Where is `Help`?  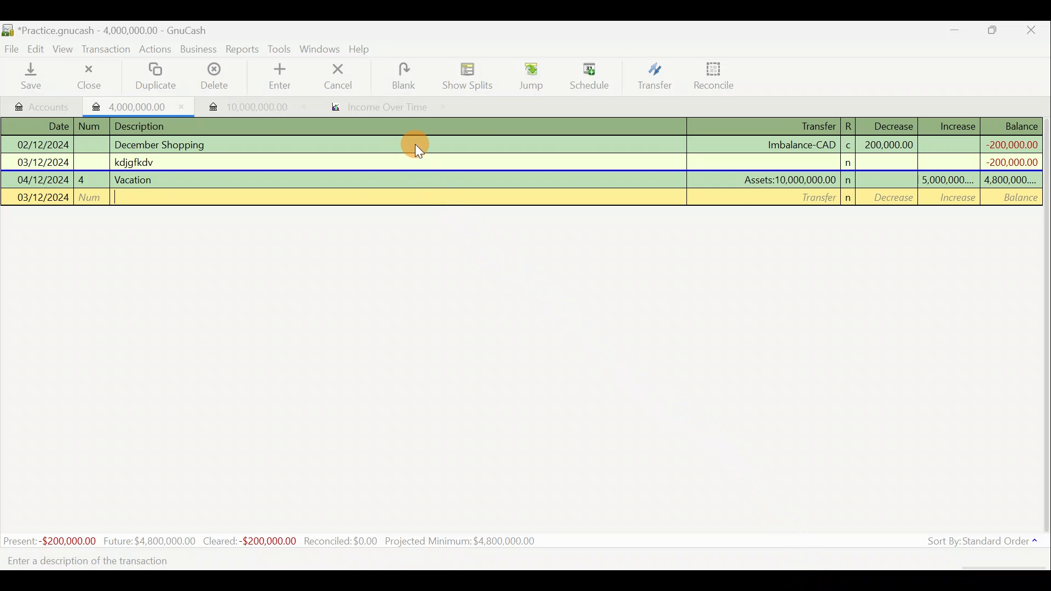 Help is located at coordinates (363, 49).